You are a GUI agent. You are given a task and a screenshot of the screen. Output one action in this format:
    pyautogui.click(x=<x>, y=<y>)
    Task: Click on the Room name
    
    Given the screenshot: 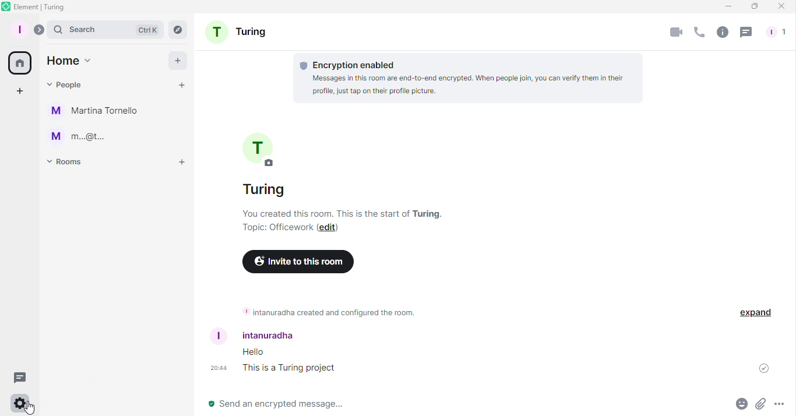 What is the action you would take?
    pyautogui.click(x=241, y=30)
    